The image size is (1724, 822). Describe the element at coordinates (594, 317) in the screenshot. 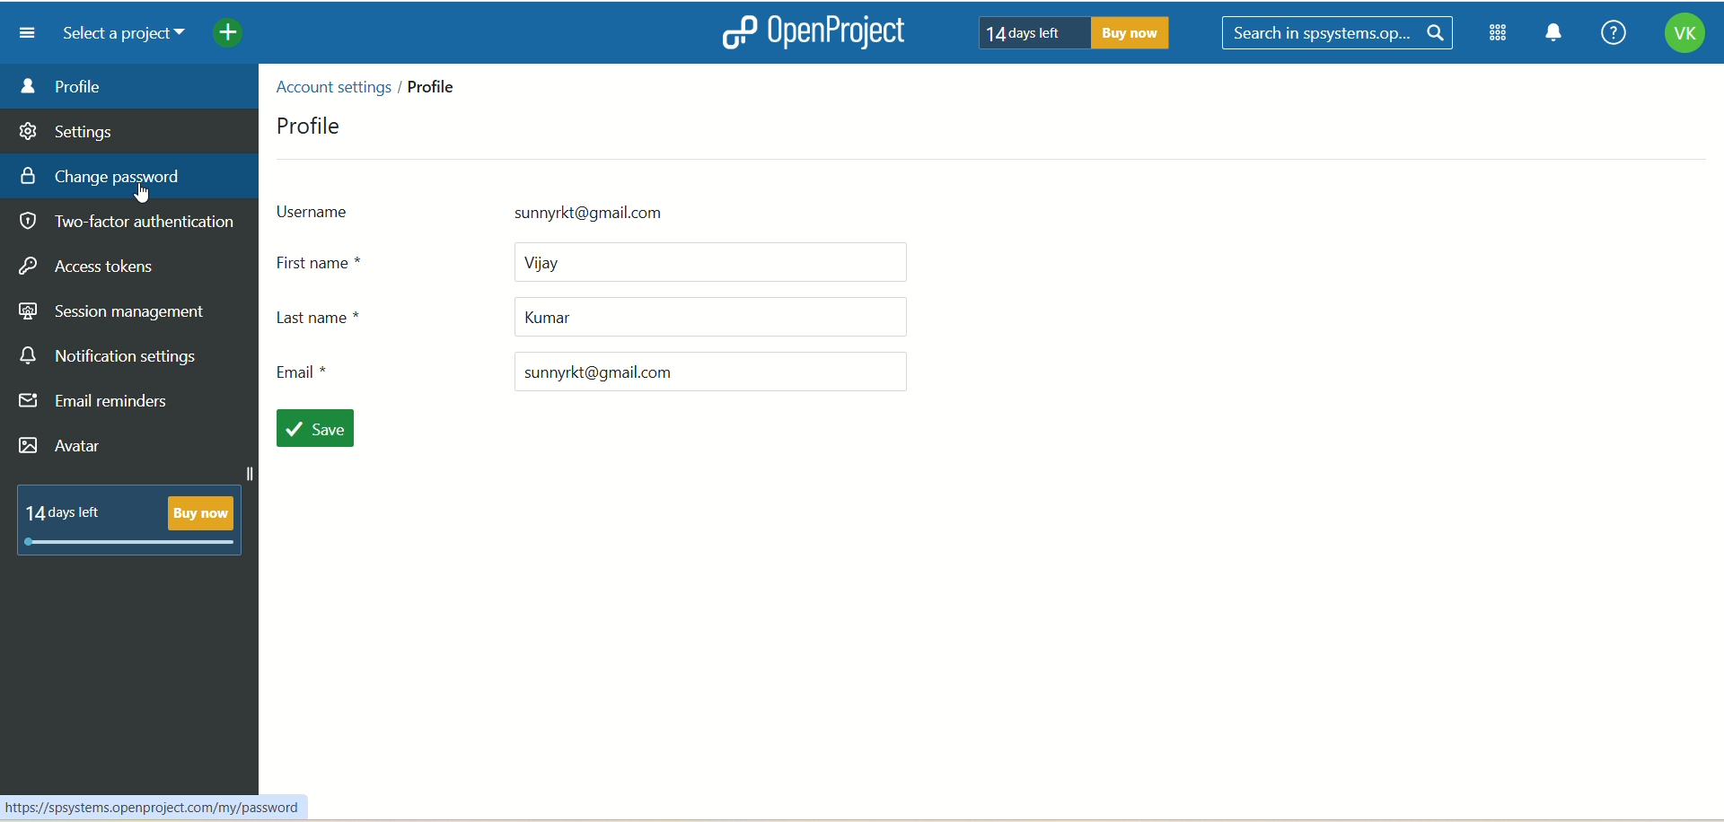

I see `last name` at that location.